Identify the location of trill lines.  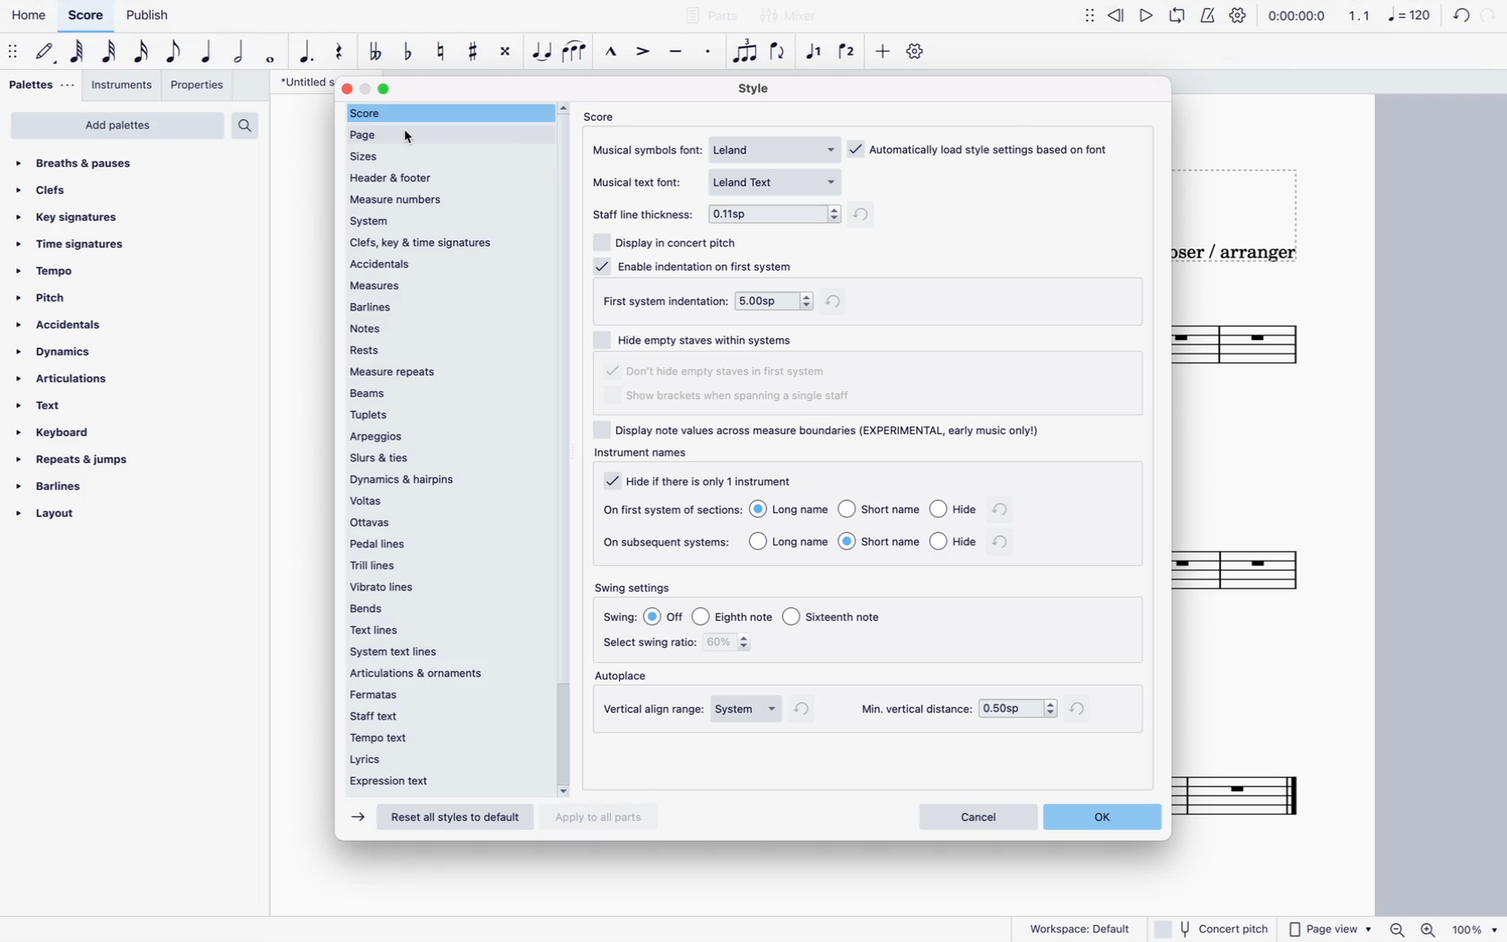
(443, 563).